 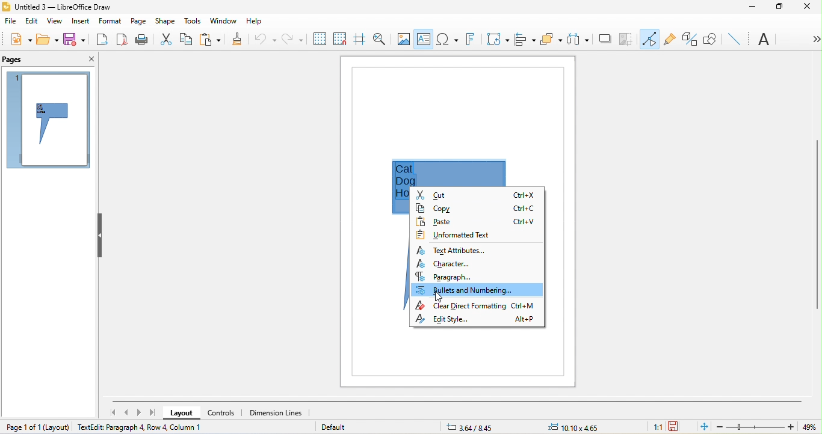 I want to click on next page, so click(x=138, y=412).